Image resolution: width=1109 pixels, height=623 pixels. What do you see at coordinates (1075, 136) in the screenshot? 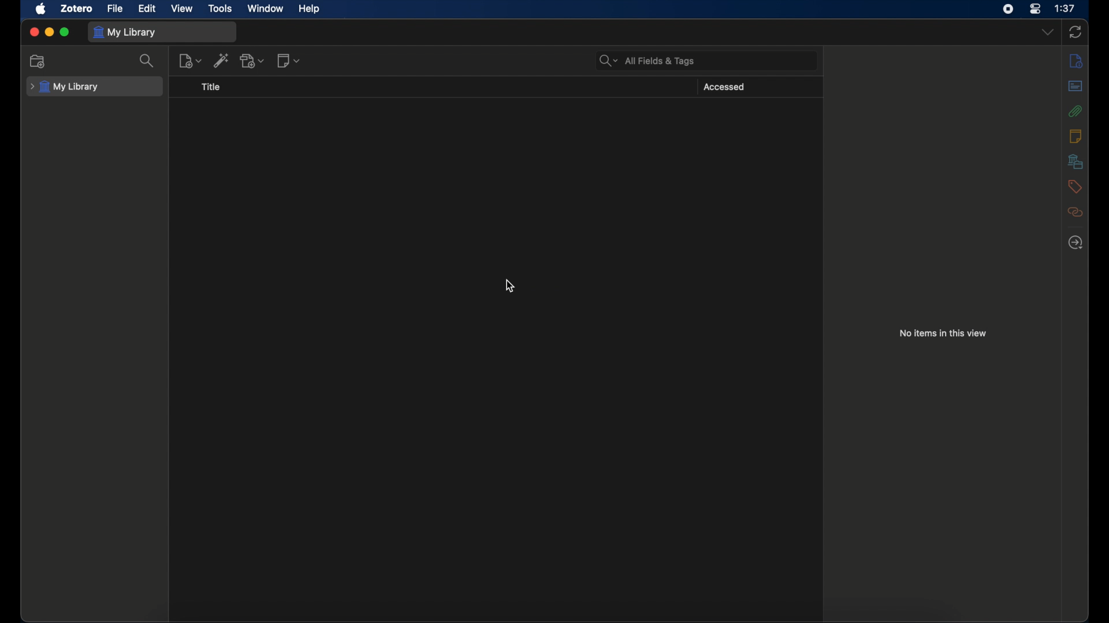
I see `notes` at bounding box center [1075, 136].